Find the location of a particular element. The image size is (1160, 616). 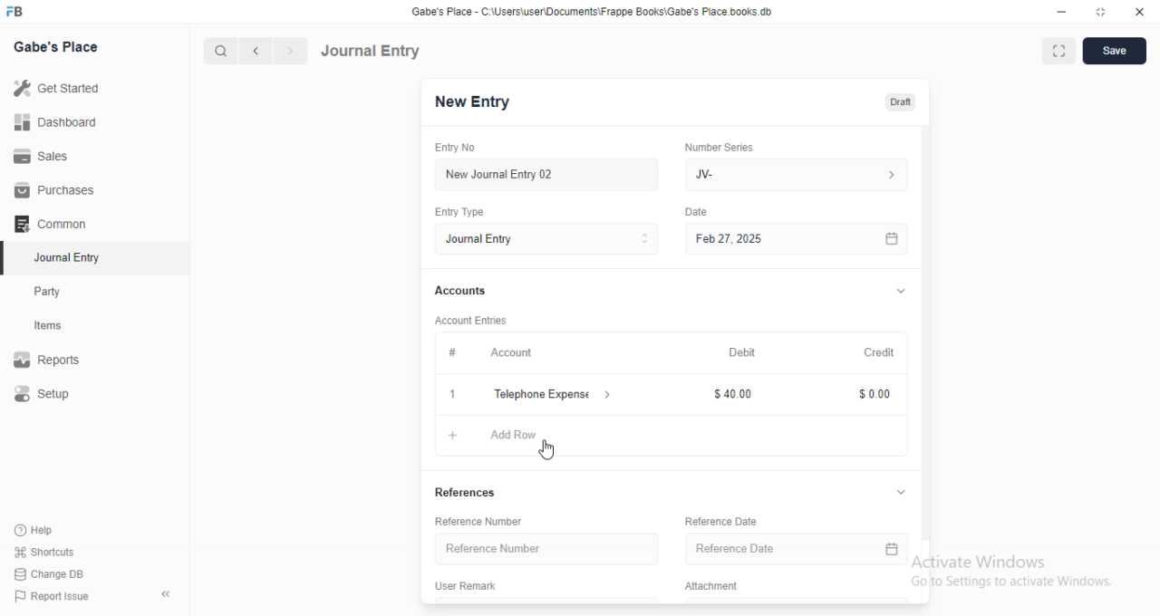

Reference Date. is located at coordinates (795, 551).